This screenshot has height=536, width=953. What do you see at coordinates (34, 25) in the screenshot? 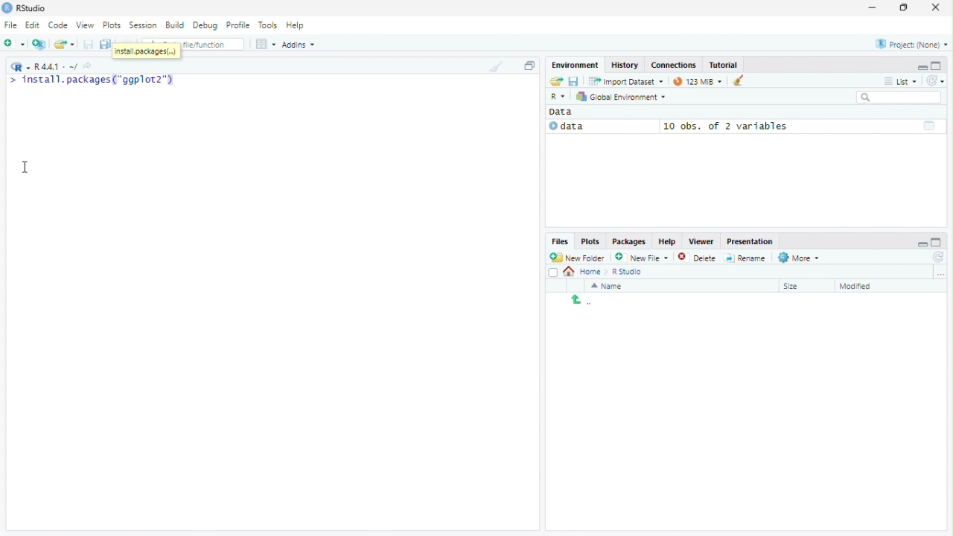
I see `Edit` at bounding box center [34, 25].